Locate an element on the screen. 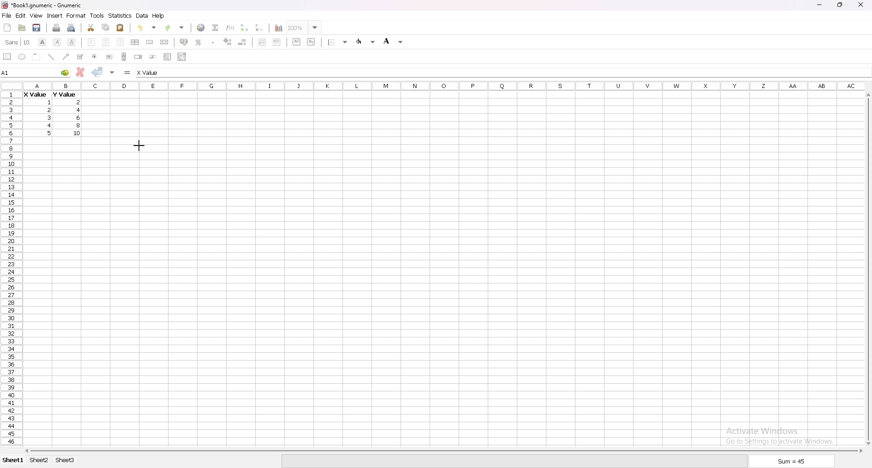  formula is located at coordinates (128, 72).